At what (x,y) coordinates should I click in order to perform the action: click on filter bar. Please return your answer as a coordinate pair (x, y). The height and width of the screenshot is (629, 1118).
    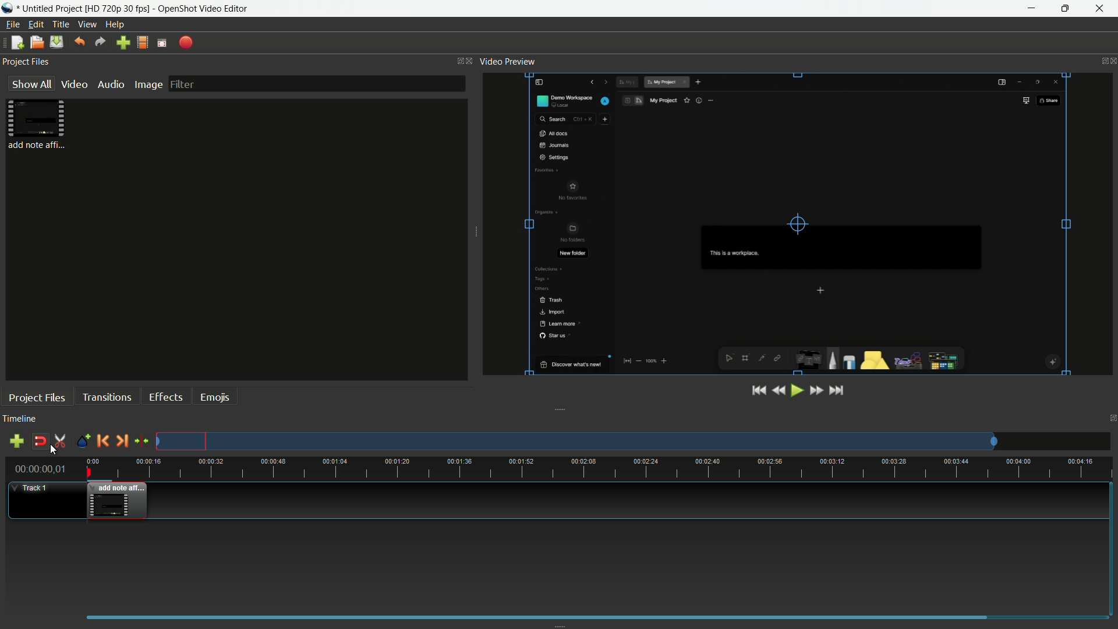
    Looking at the image, I should click on (316, 84).